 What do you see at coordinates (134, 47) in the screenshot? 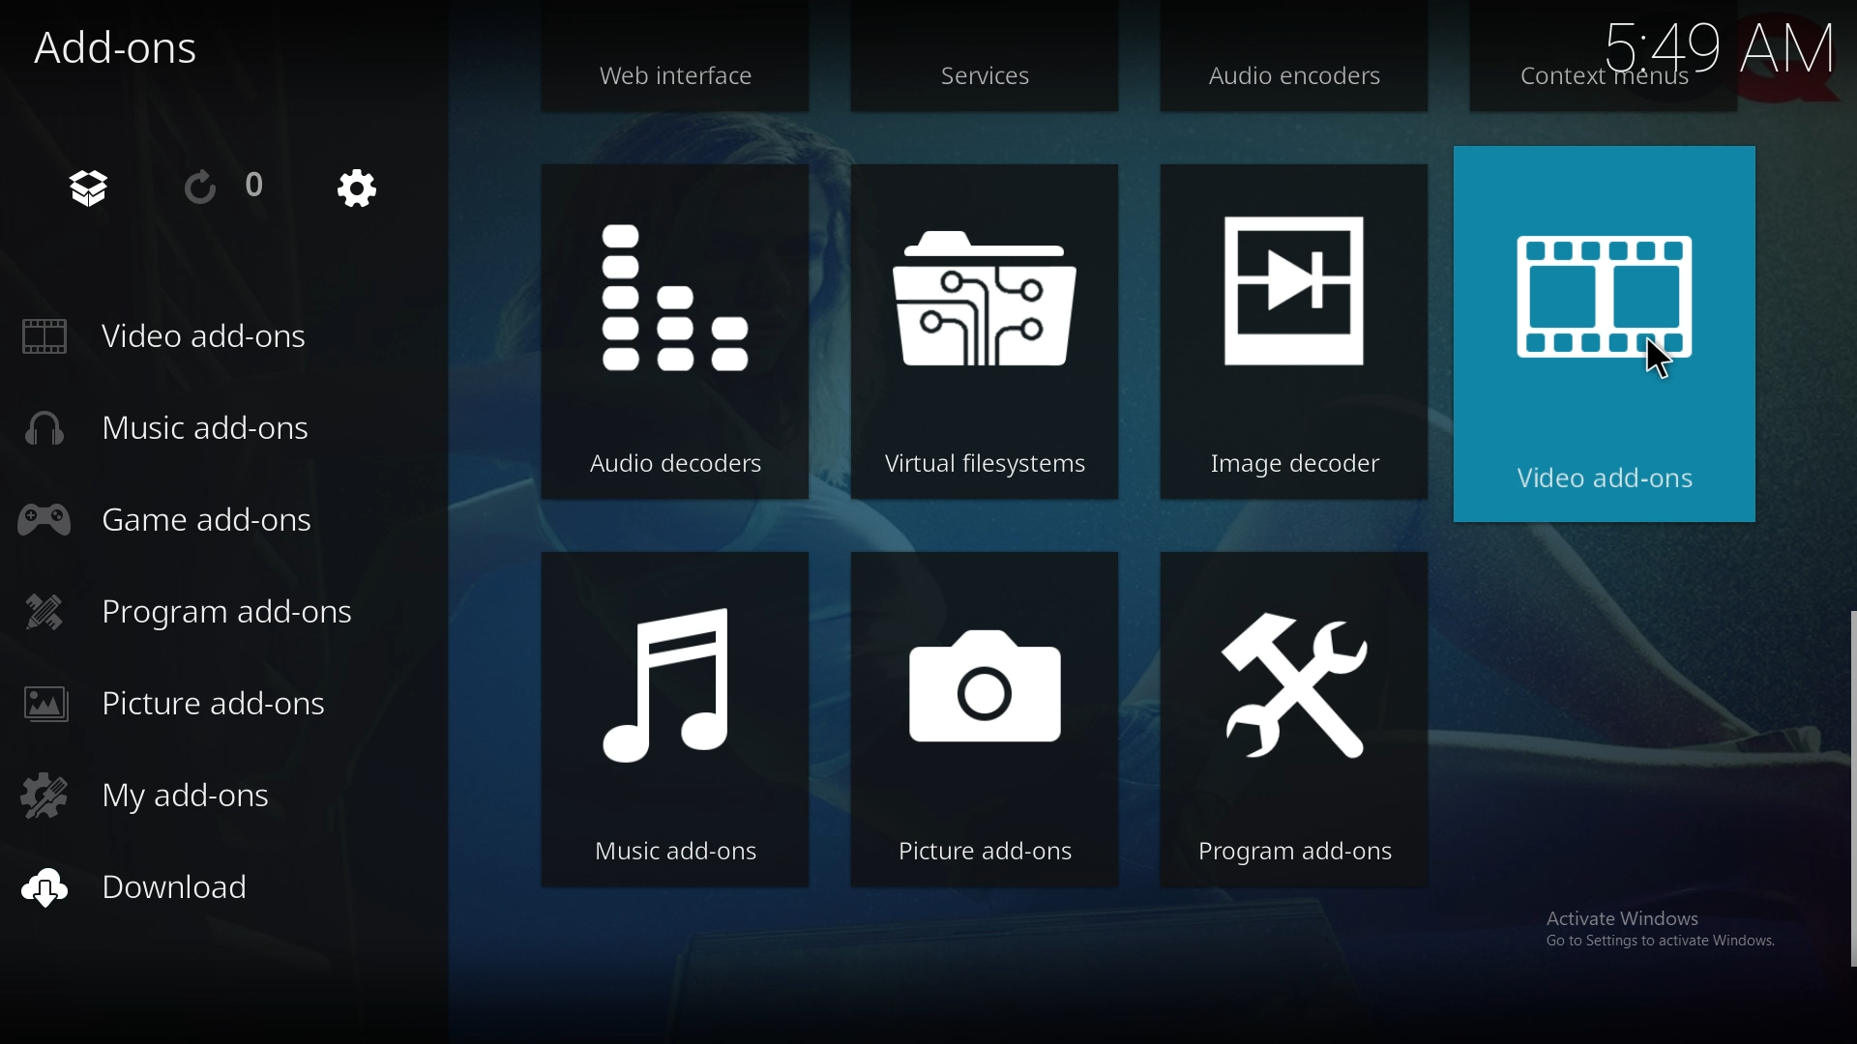
I see `add ons` at bounding box center [134, 47].